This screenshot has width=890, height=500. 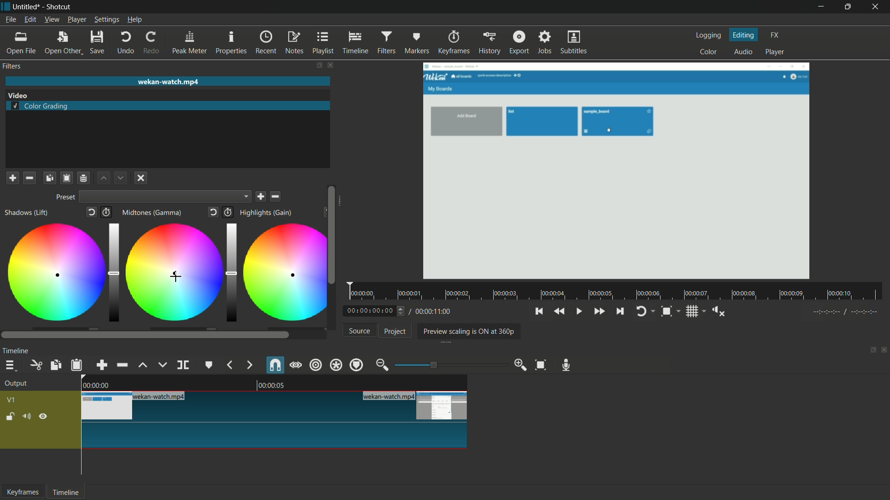 What do you see at coordinates (103, 178) in the screenshot?
I see `move filter up` at bounding box center [103, 178].